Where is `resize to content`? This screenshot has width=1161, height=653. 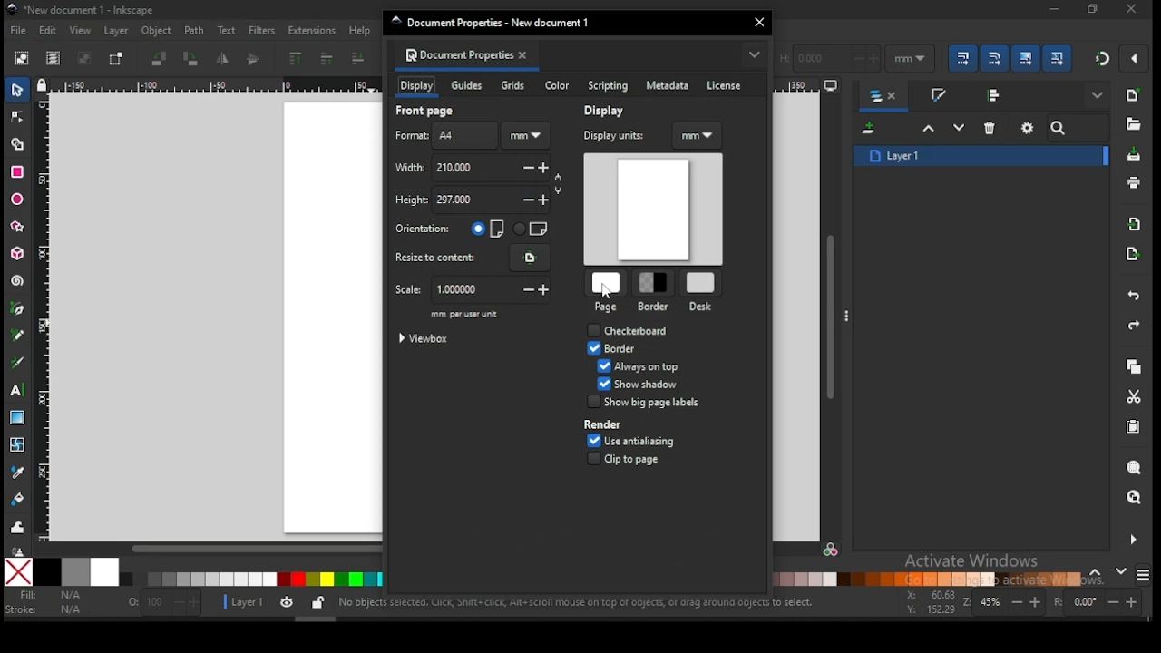 resize to content is located at coordinates (472, 257).